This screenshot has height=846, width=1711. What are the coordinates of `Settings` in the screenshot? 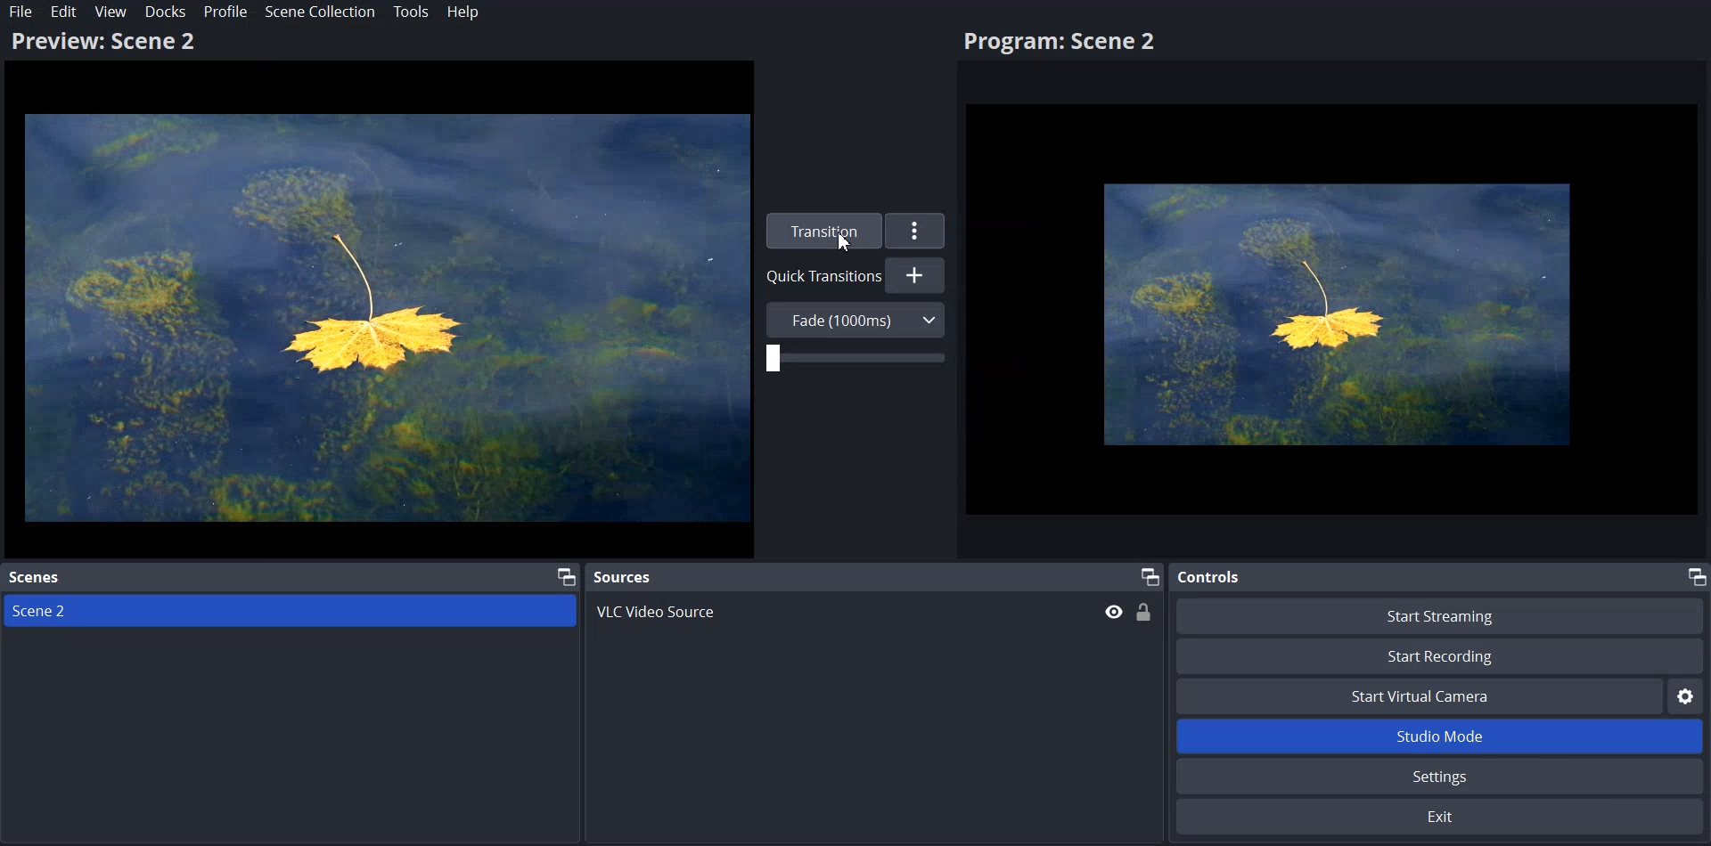 It's located at (1443, 776).